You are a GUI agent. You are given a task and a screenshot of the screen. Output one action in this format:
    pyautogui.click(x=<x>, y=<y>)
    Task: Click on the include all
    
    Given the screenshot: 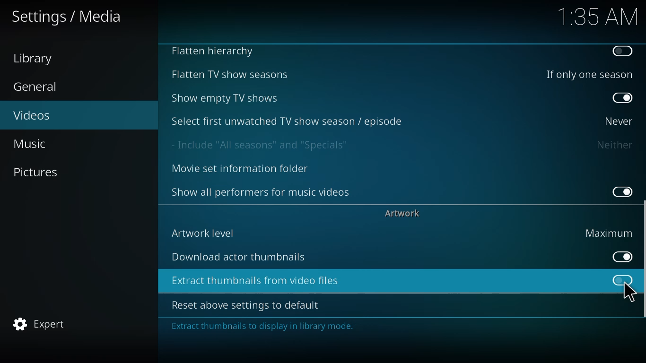 What is the action you would take?
    pyautogui.click(x=263, y=145)
    